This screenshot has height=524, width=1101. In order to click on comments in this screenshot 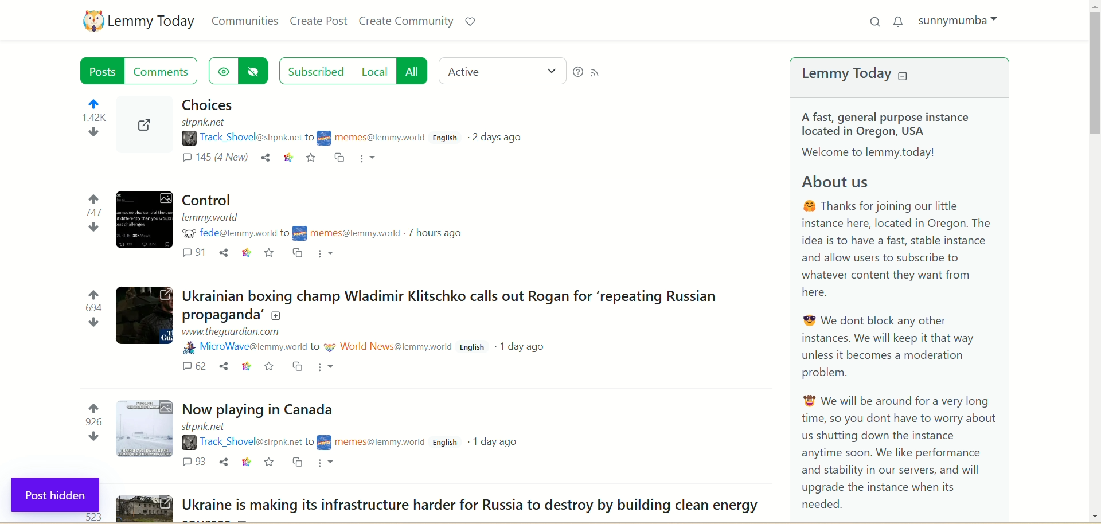, I will do `click(216, 161)`.